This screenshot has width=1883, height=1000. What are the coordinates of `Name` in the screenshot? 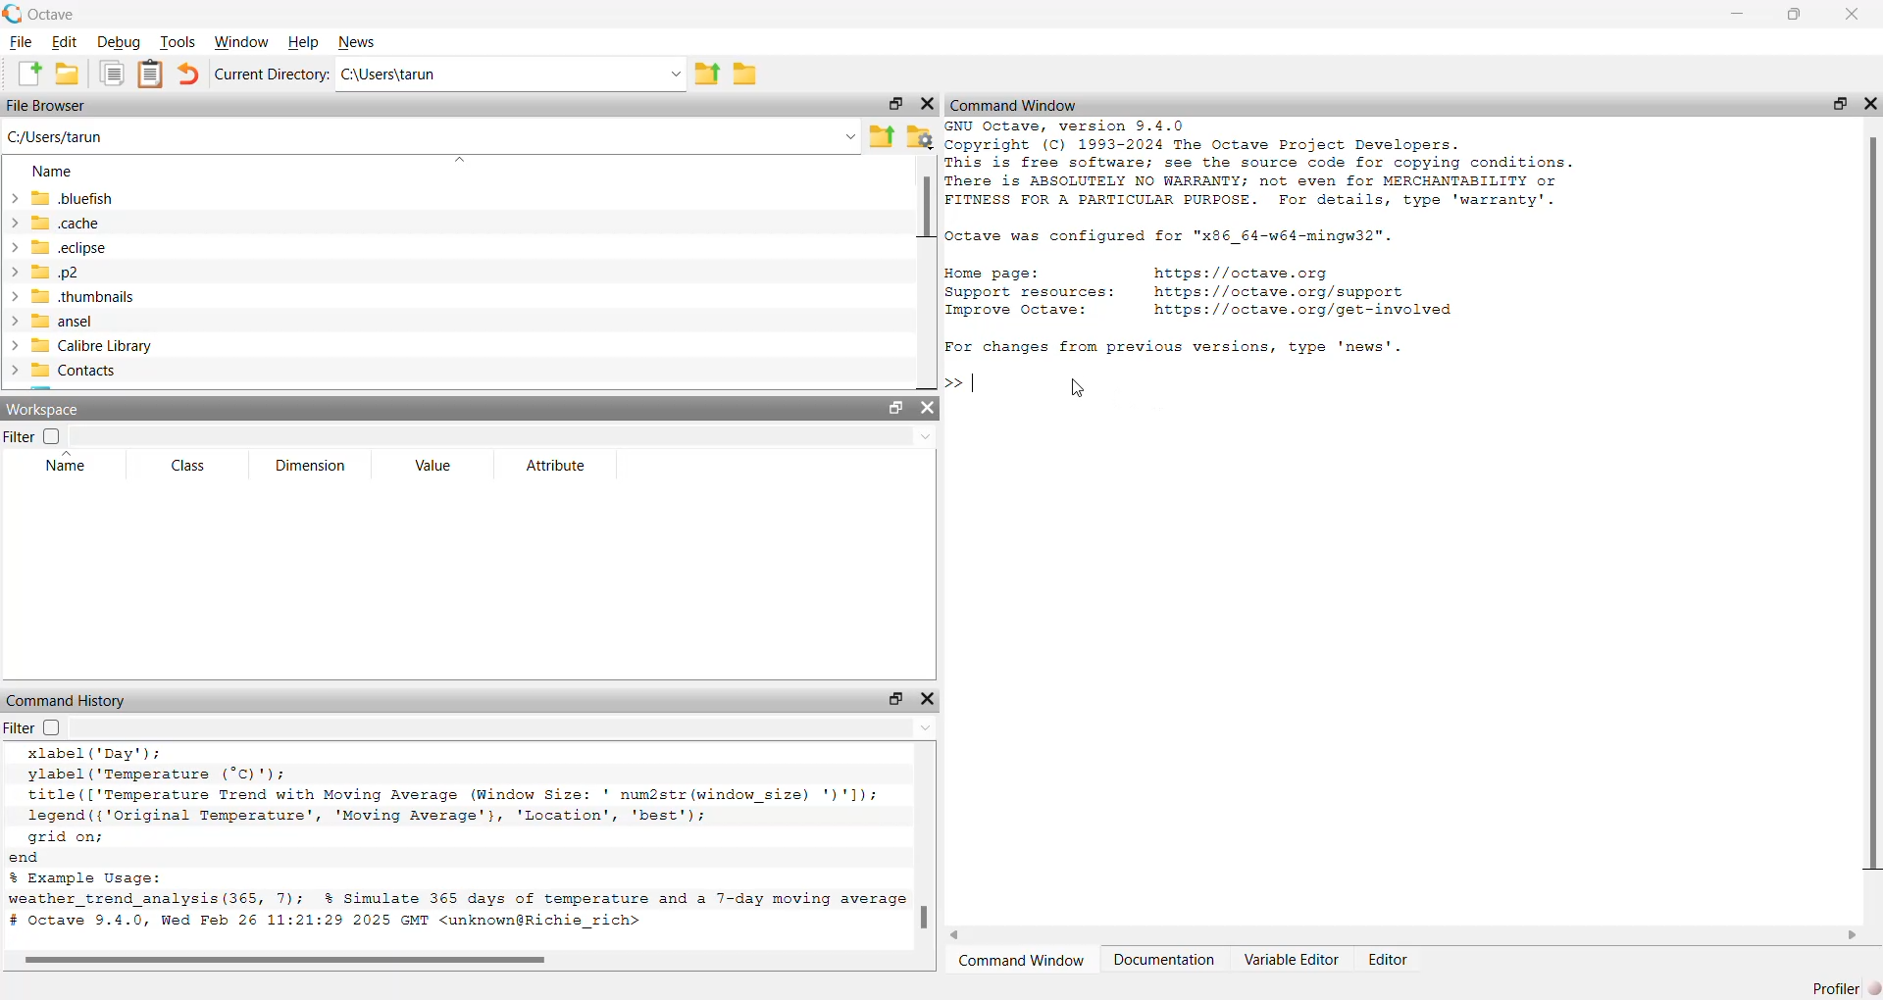 It's located at (69, 465).